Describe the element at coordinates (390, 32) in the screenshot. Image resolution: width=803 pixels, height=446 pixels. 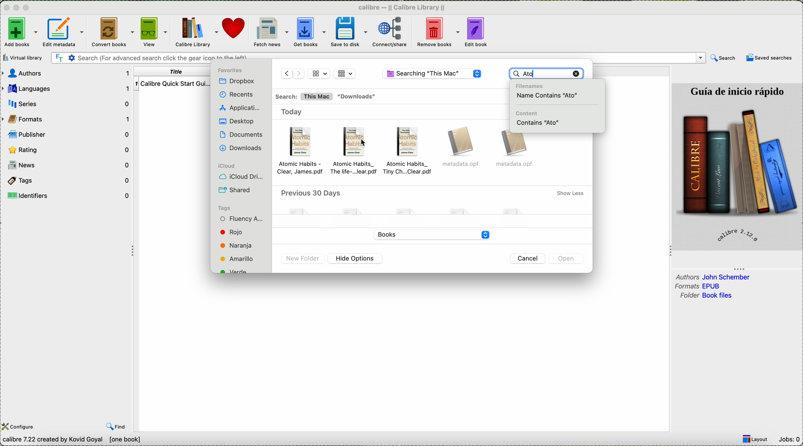
I see `connect/share` at that location.